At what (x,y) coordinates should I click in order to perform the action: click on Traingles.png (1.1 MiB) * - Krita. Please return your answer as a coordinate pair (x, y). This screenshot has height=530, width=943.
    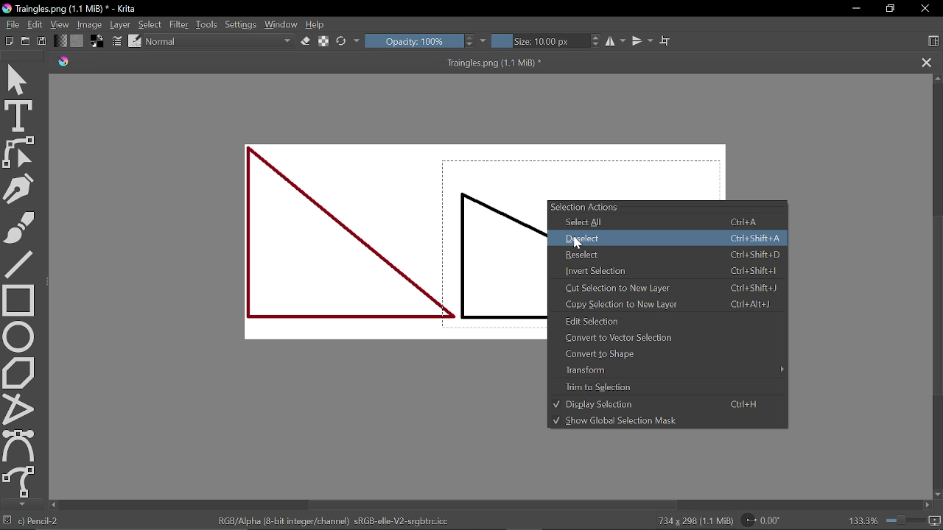
    Looking at the image, I should click on (74, 9).